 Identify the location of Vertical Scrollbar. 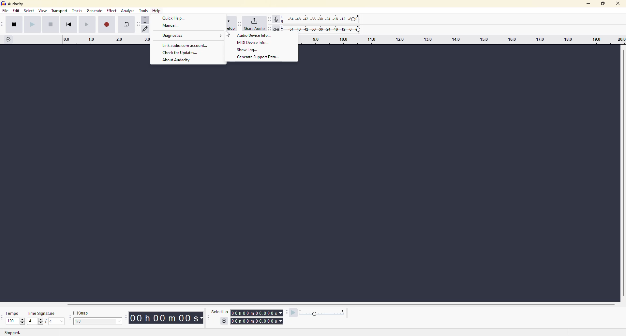
(622, 172).